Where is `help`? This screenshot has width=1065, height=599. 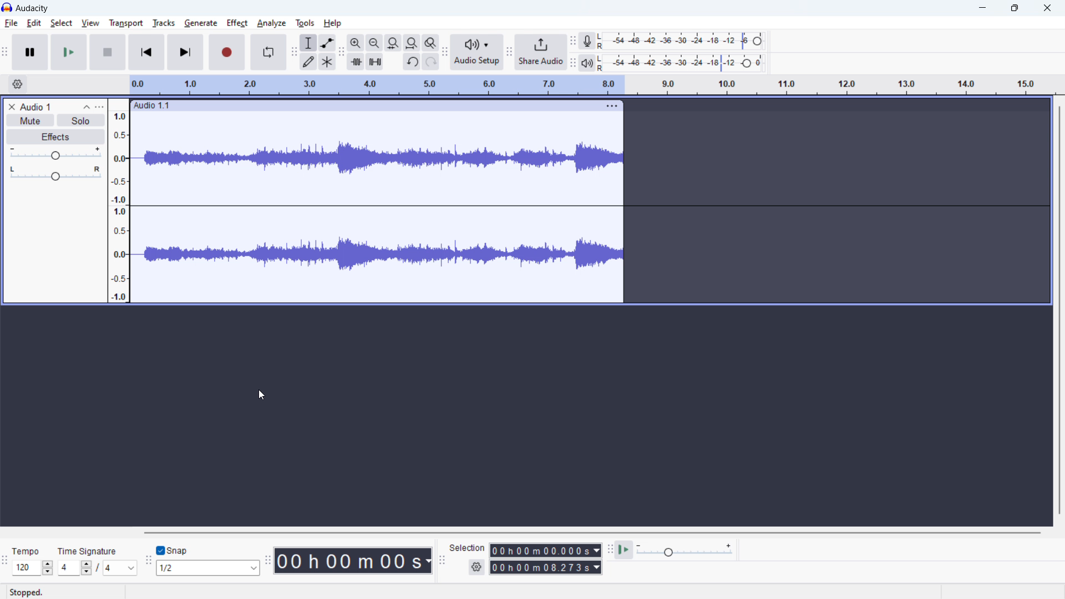
help is located at coordinates (333, 23).